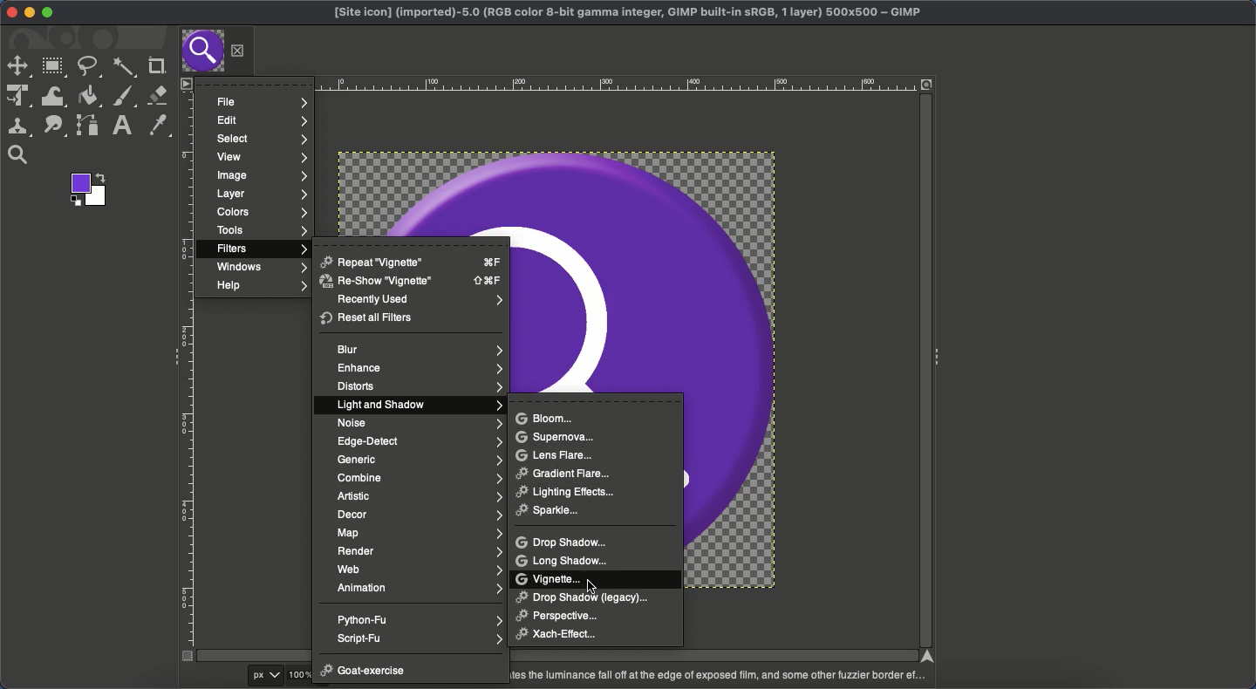 This screenshot has height=689, width=1256. I want to click on Gradient rare, so click(564, 472).